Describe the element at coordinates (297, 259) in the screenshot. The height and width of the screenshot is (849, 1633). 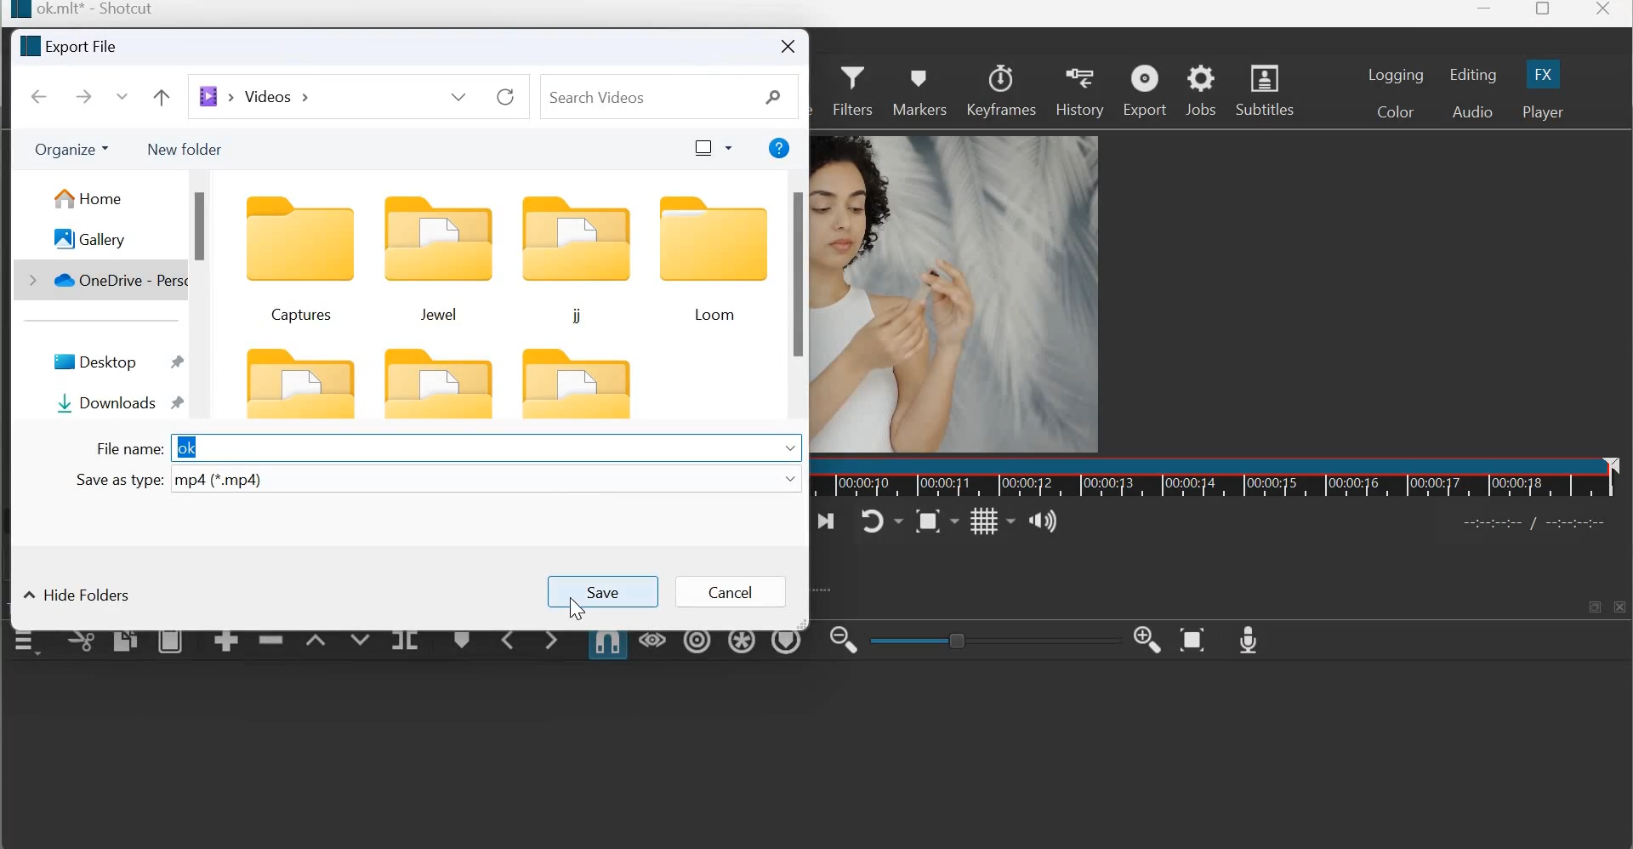
I see `Captures` at that location.